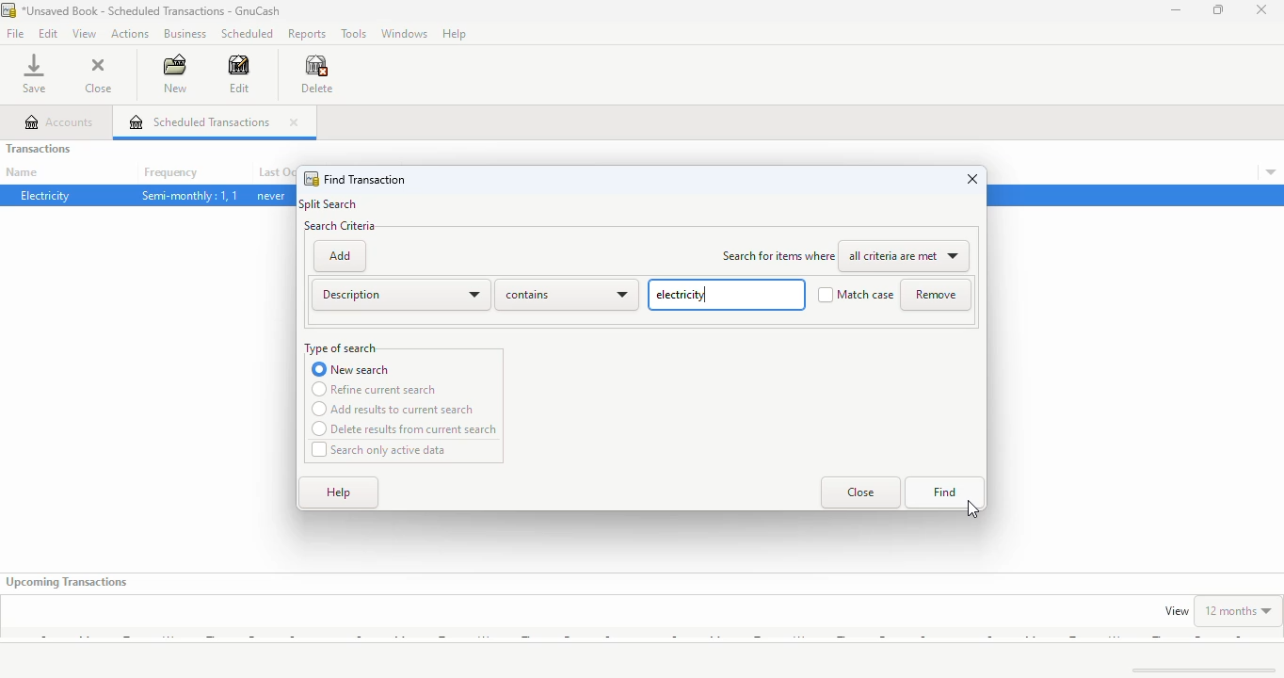  What do you see at coordinates (34, 73) in the screenshot?
I see `save` at bounding box center [34, 73].